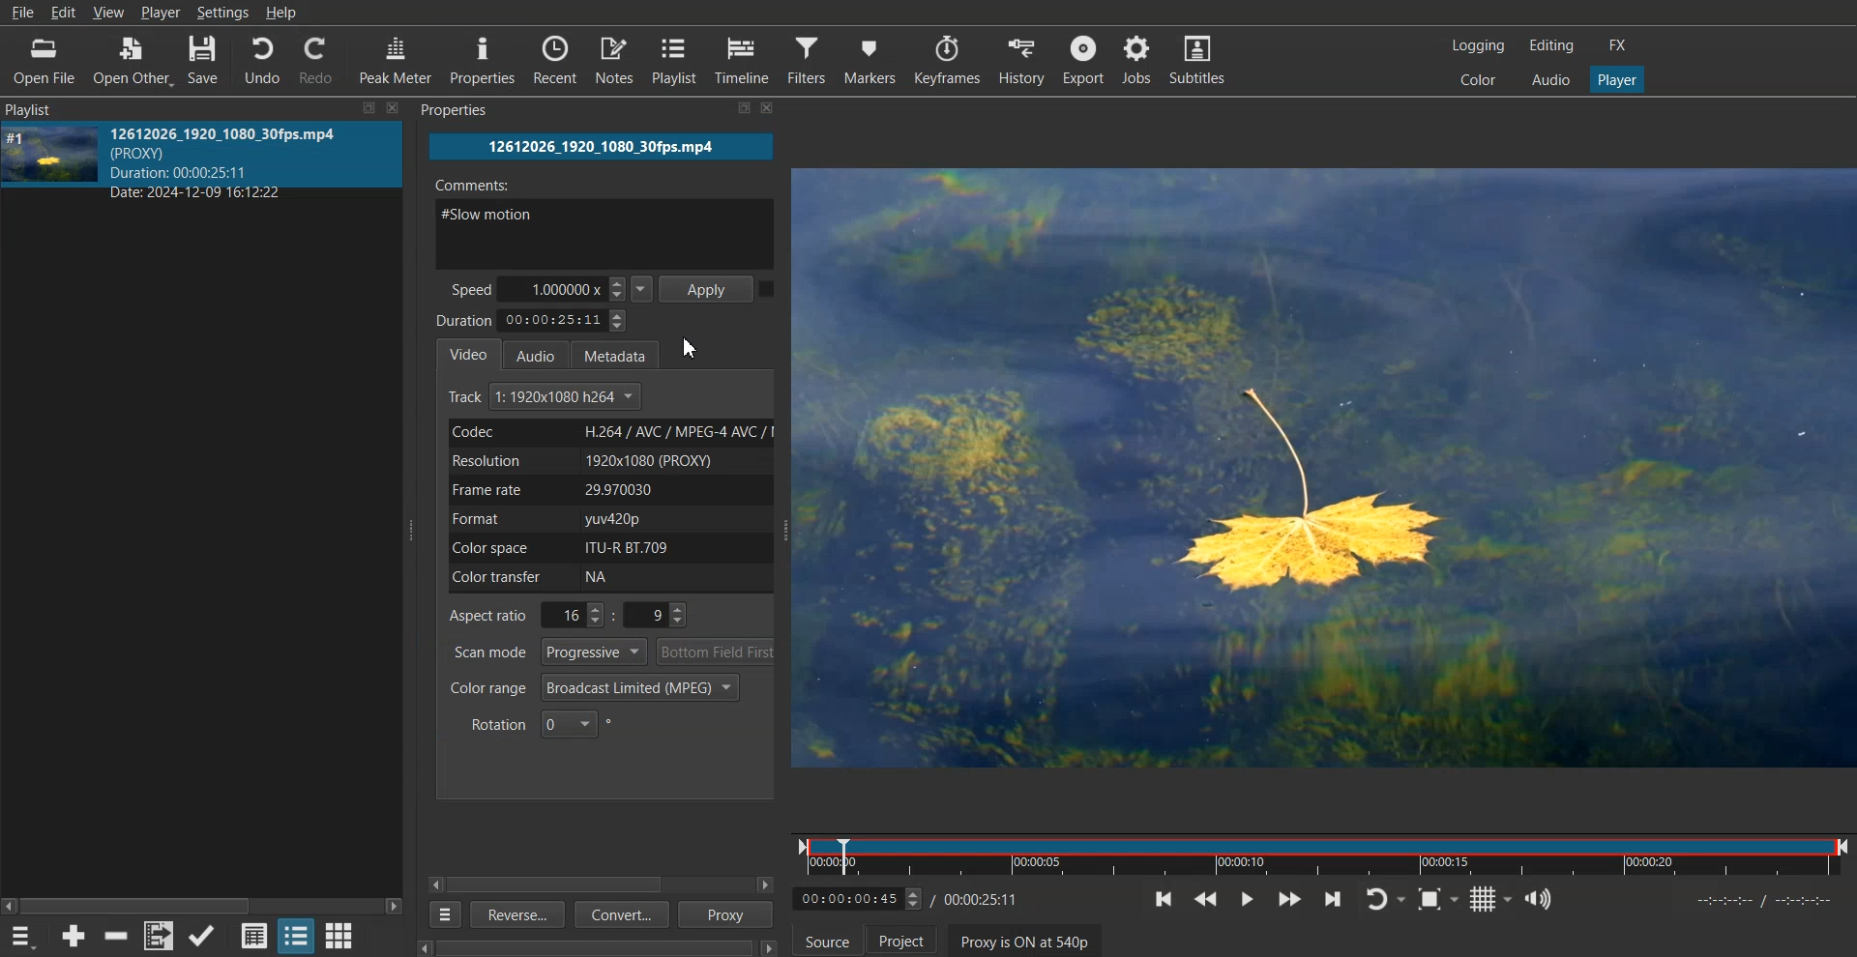 The height and width of the screenshot is (957, 1857). What do you see at coordinates (1322, 853) in the screenshot?
I see `Timeline` at bounding box center [1322, 853].